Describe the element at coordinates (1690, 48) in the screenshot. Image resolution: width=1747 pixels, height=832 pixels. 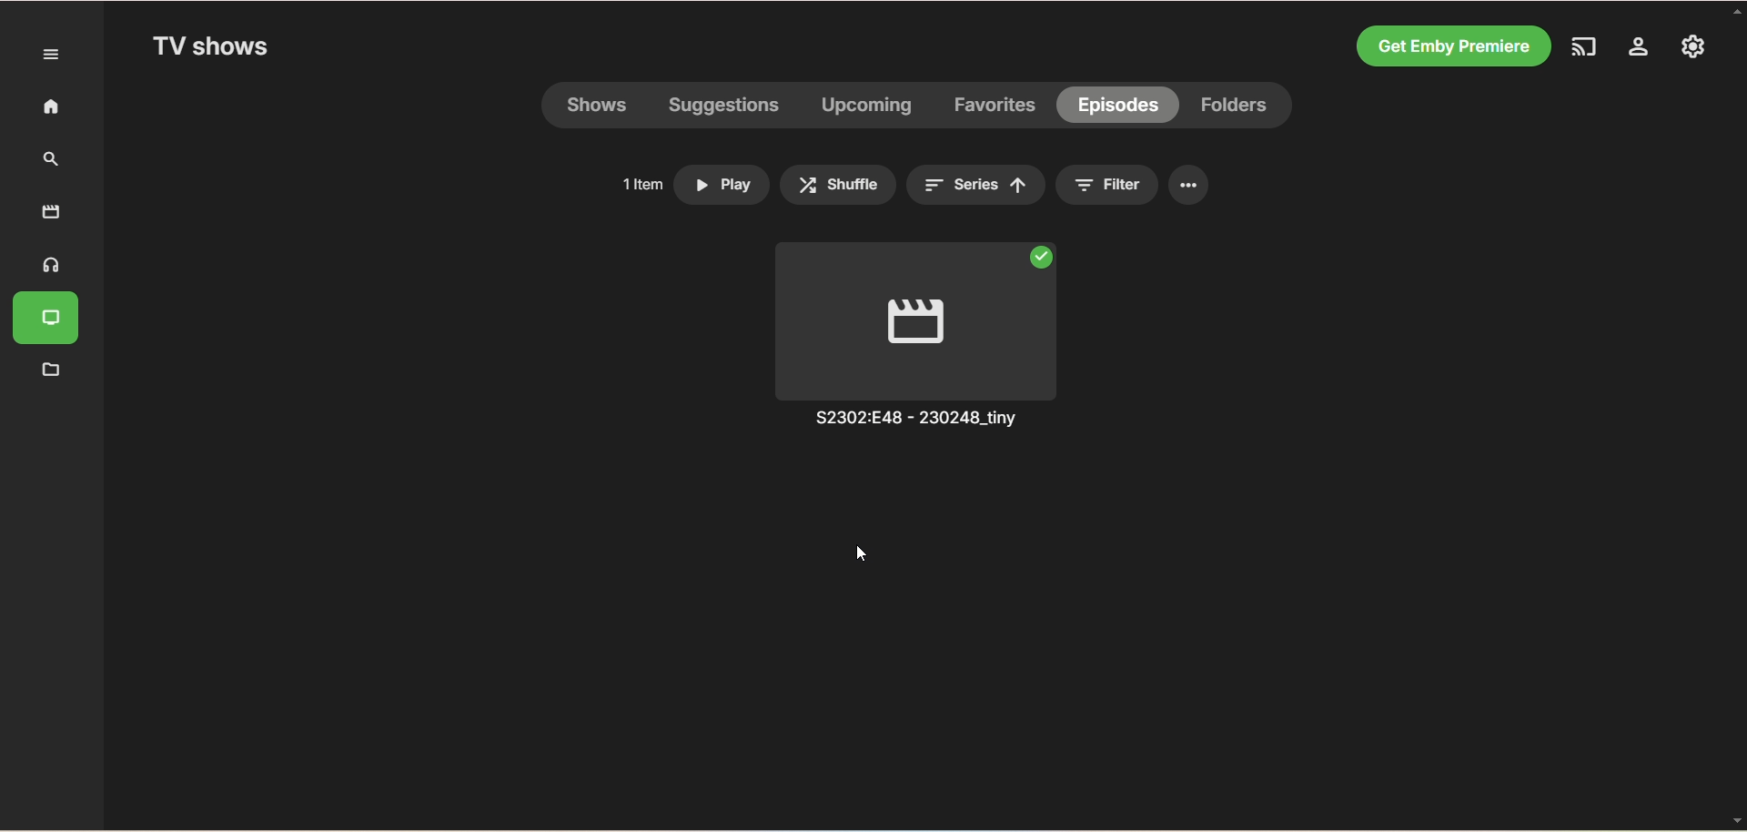
I see `manage emby server` at that location.